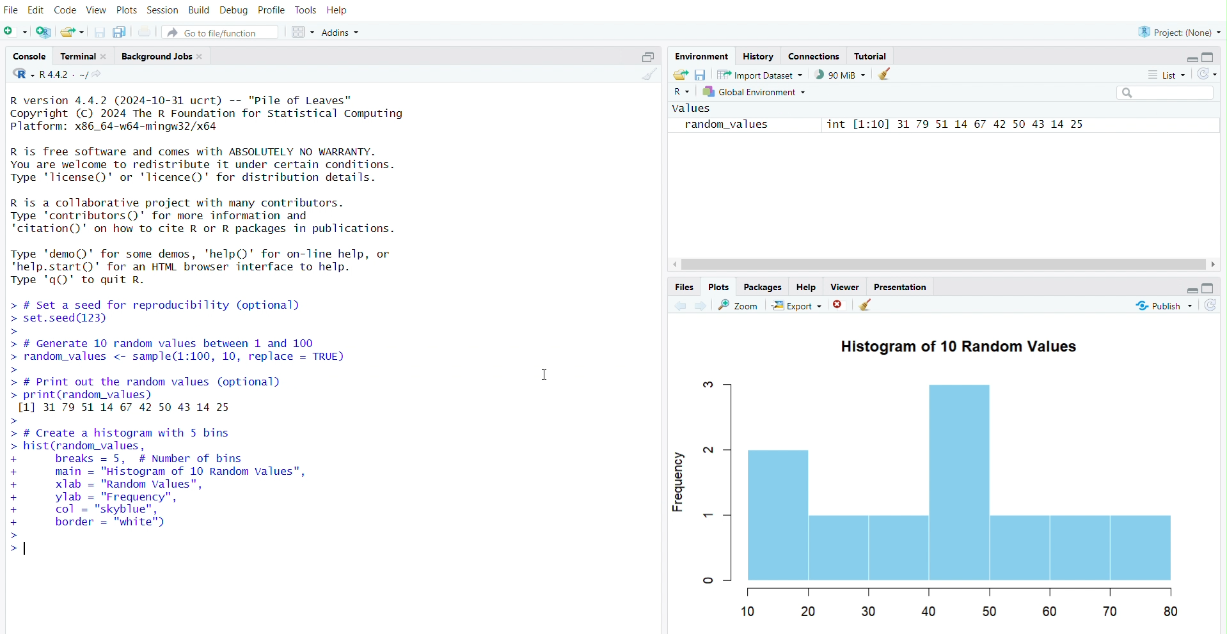 Image resolution: width=1227 pixels, height=634 pixels. What do you see at coordinates (676, 307) in the screenshot?
I see `previous plot` at bounding box center [676, 307].